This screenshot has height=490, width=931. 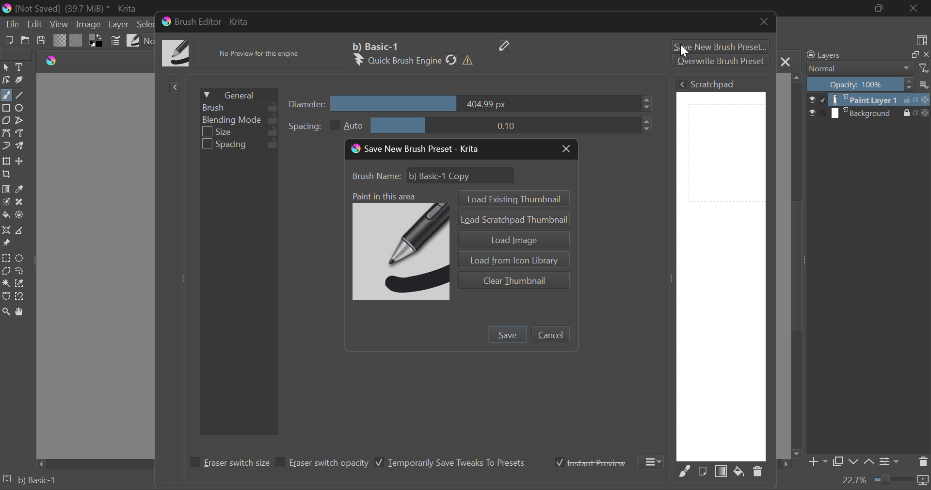 I want to click on Move Layer, so click(x=21, y=161).